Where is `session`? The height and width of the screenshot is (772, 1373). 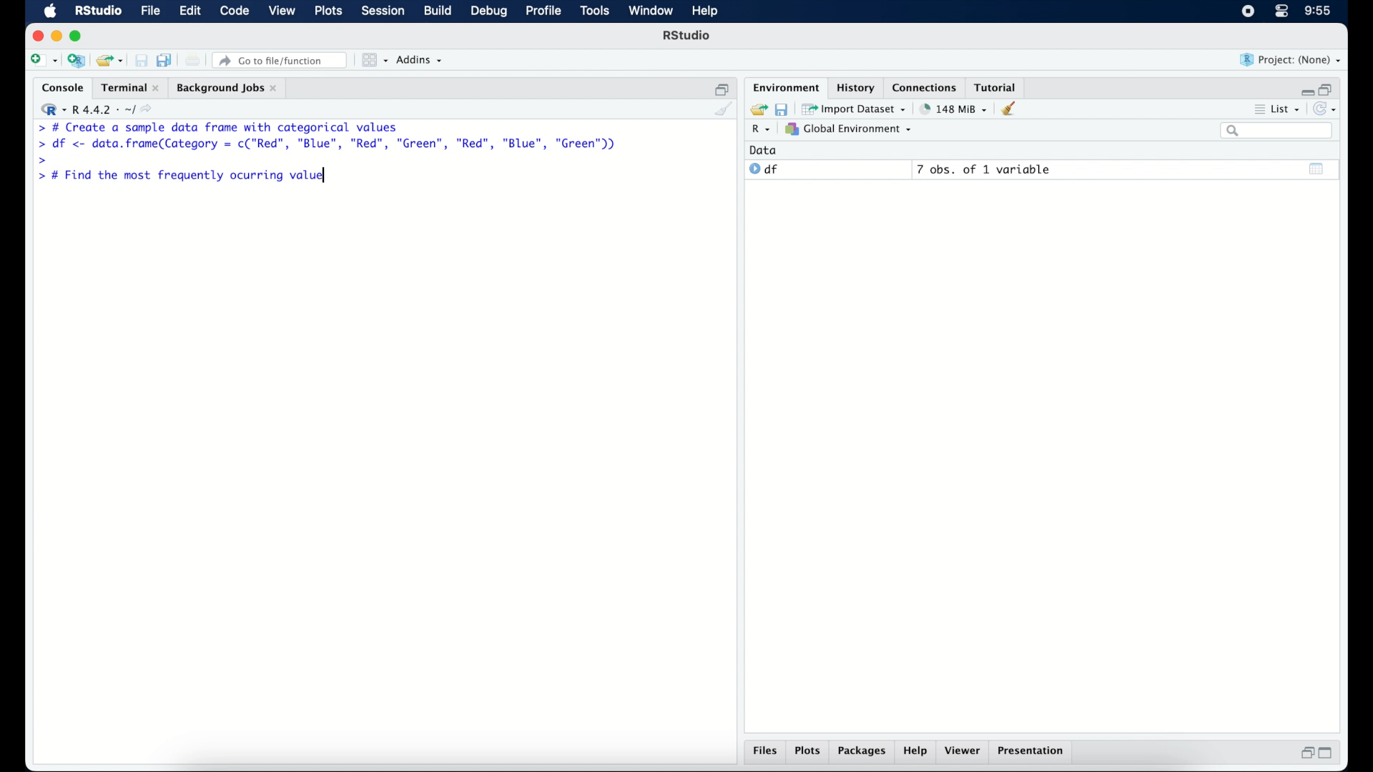
session is located at coordinates (383, 11).